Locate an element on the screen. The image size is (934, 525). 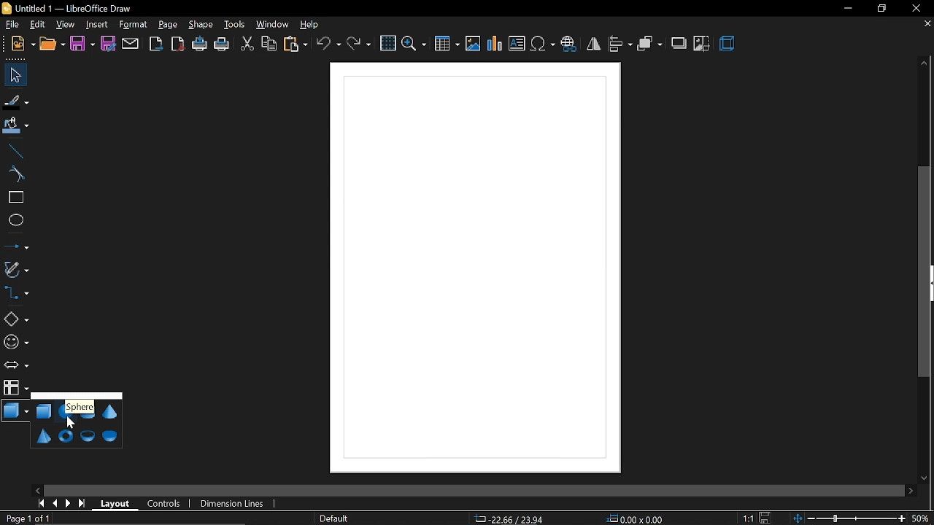
half sphere is located at coordinates (111, 435).